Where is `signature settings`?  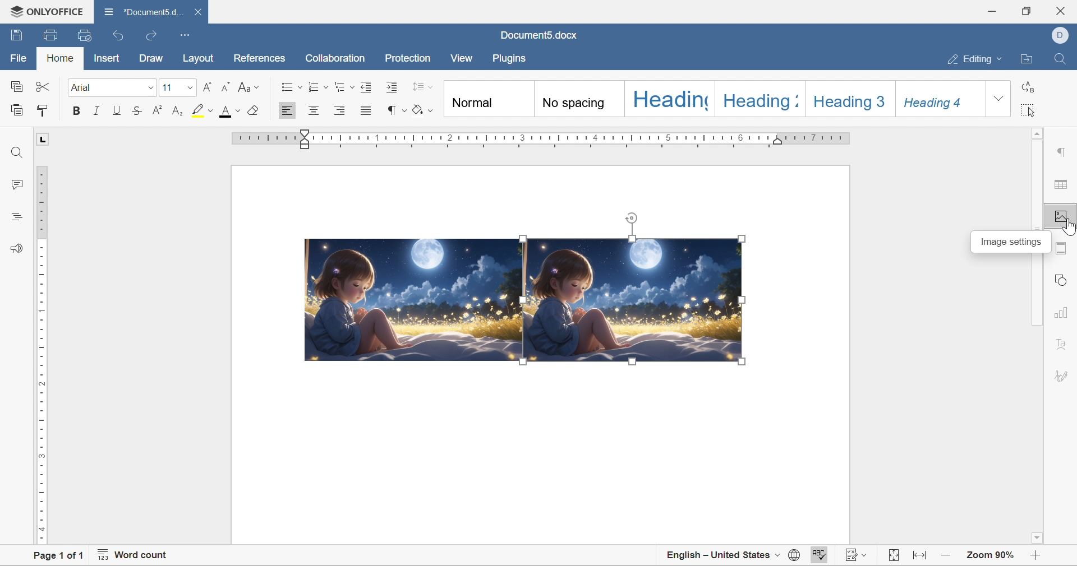
signature settings is located at coordinates (1064, 375).